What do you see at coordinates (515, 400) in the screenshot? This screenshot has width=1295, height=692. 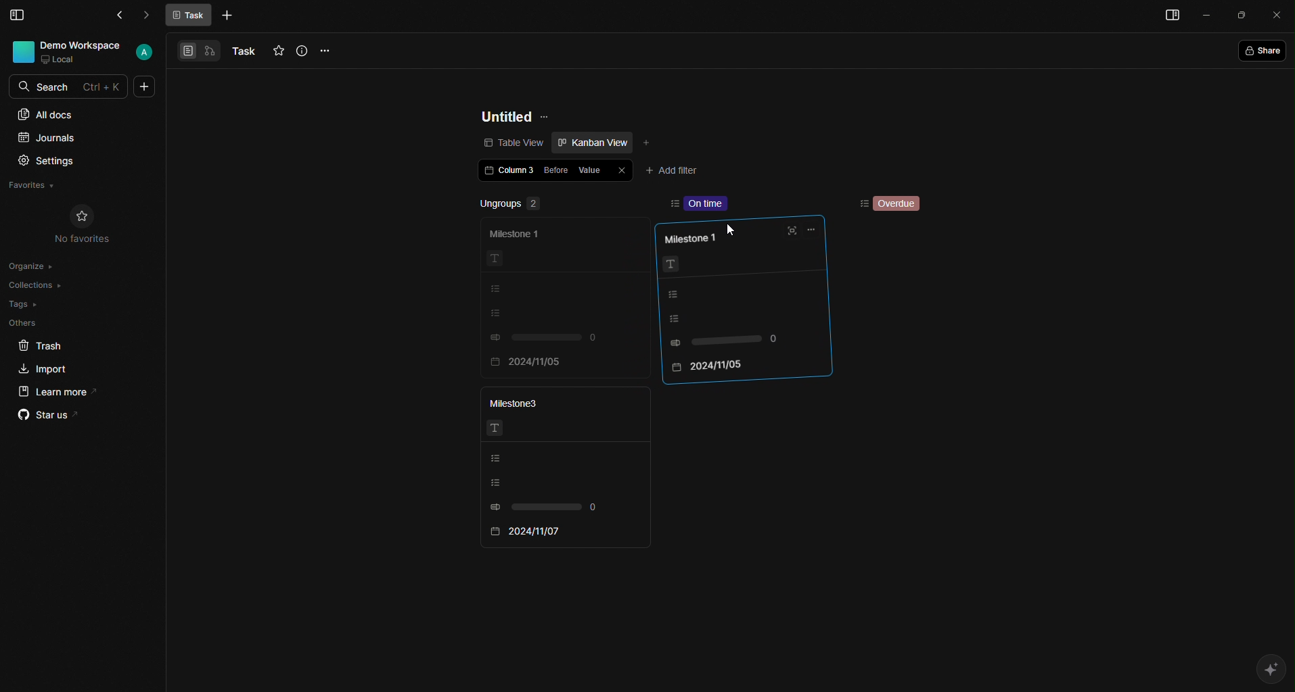 I see `Milestone3` at bounding box center [515, 400].